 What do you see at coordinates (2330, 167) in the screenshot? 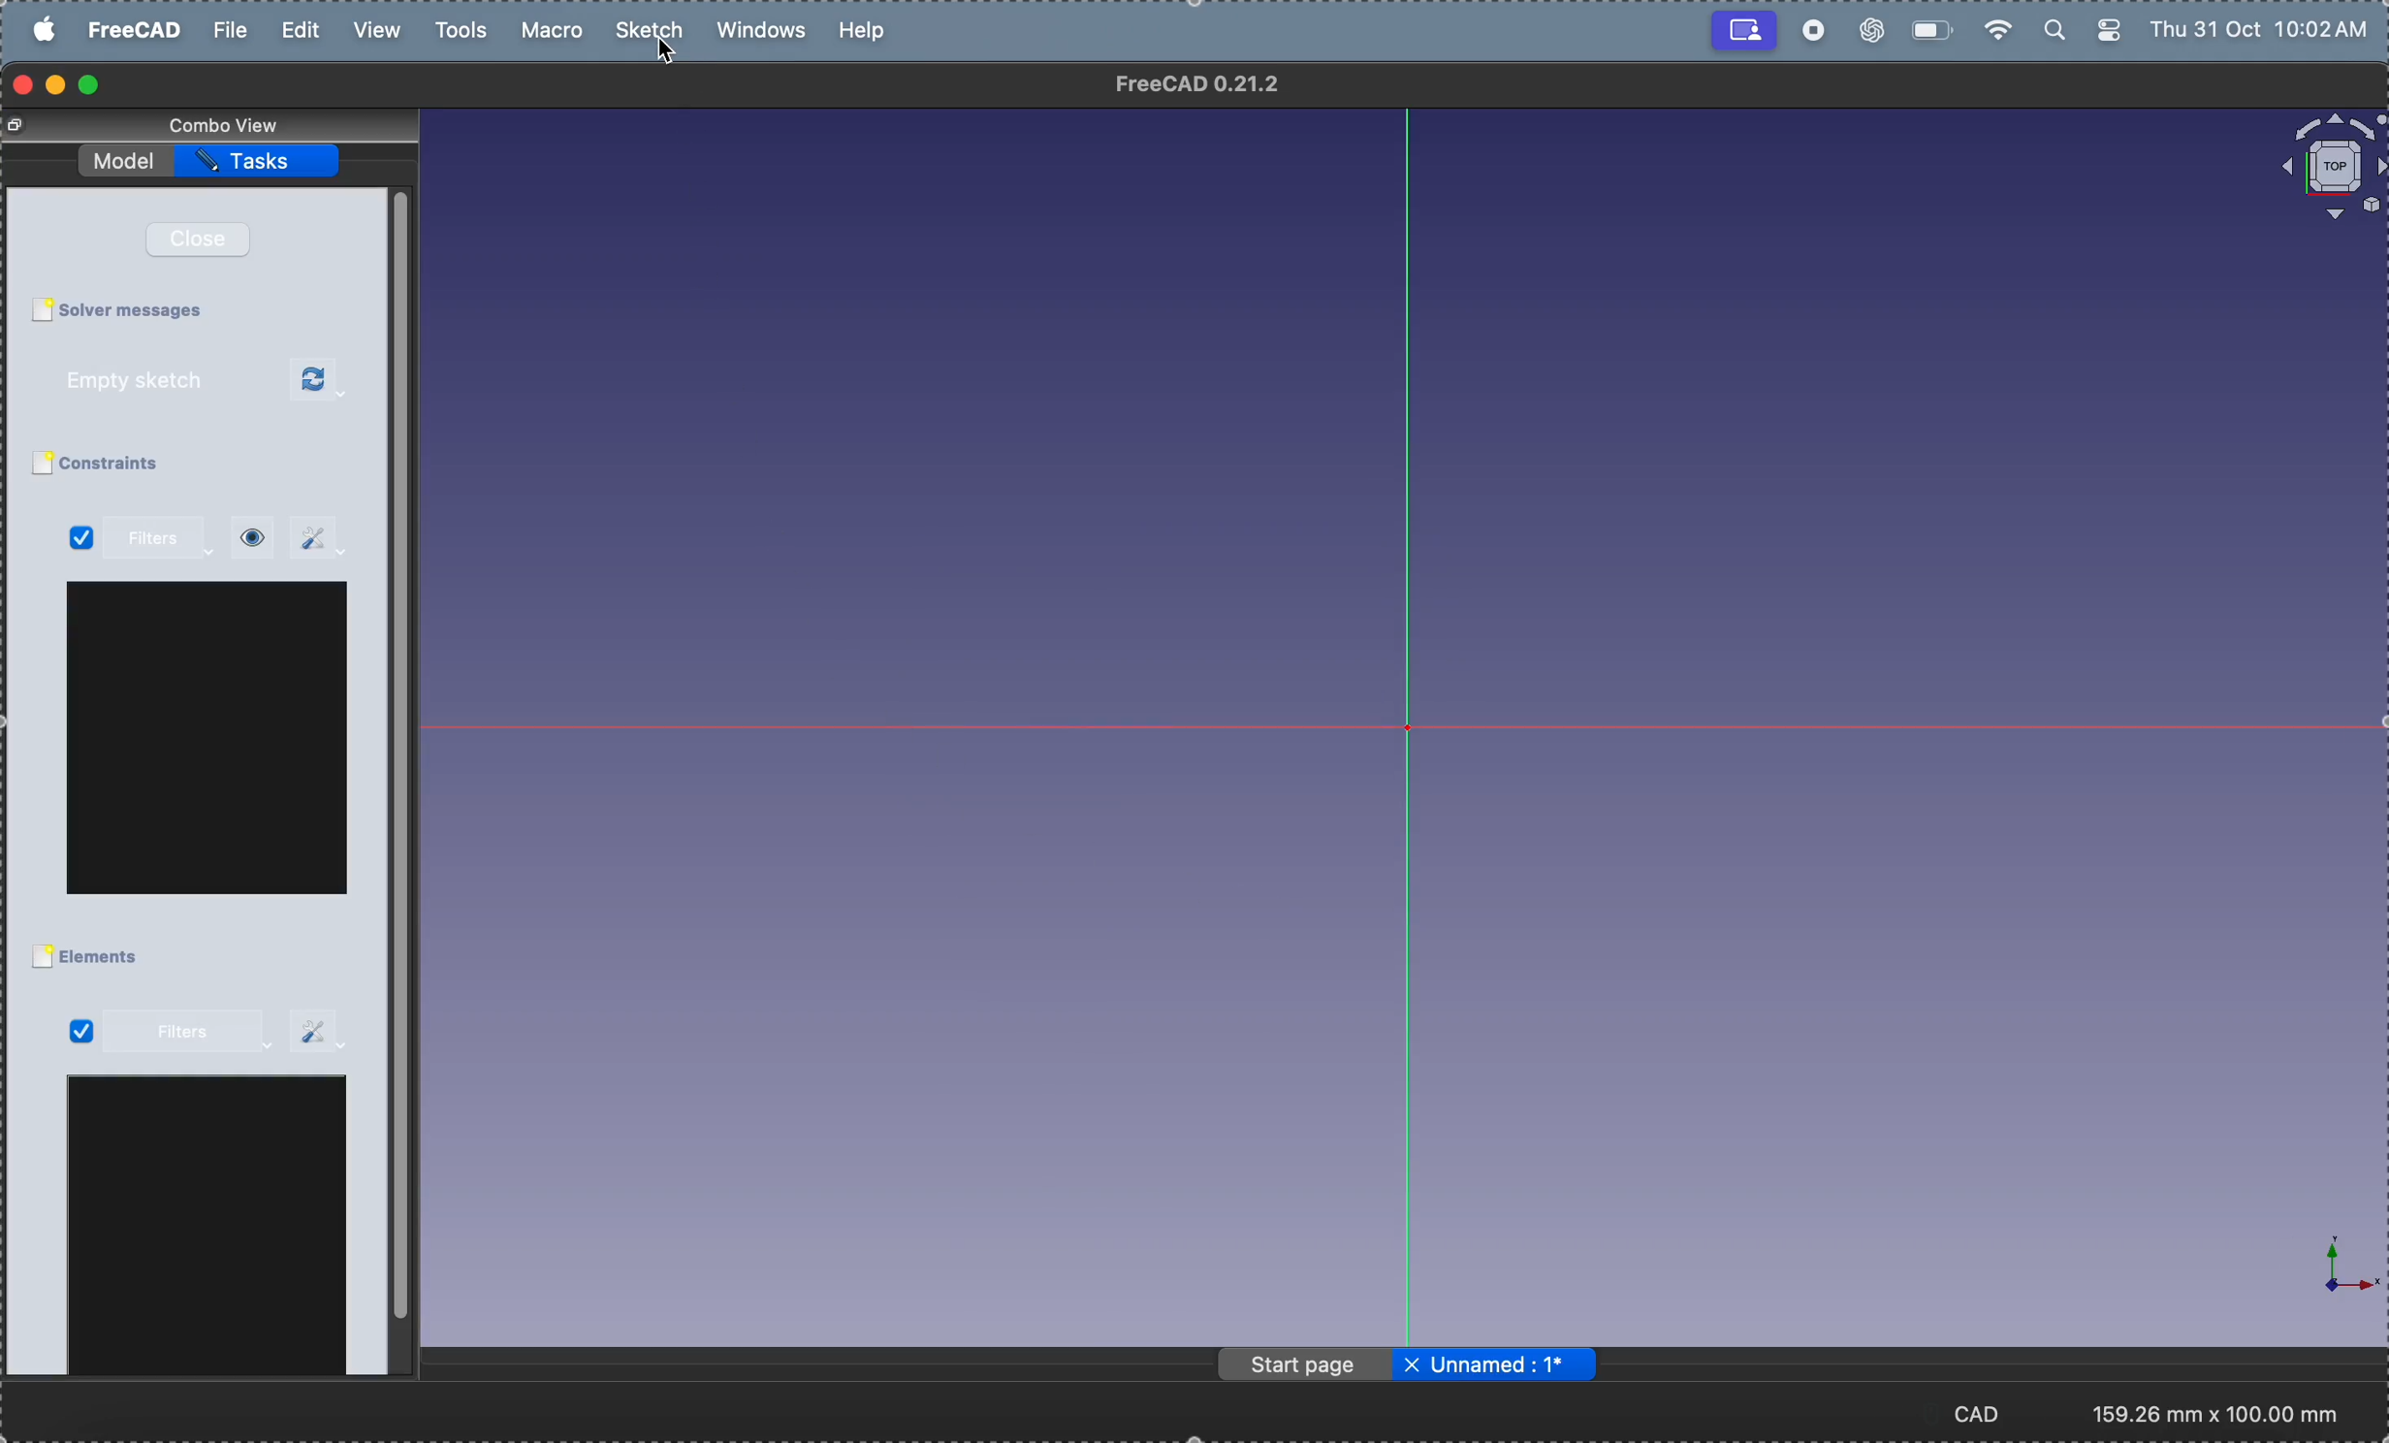
I see `object view` at bounding box center [2330, 167].